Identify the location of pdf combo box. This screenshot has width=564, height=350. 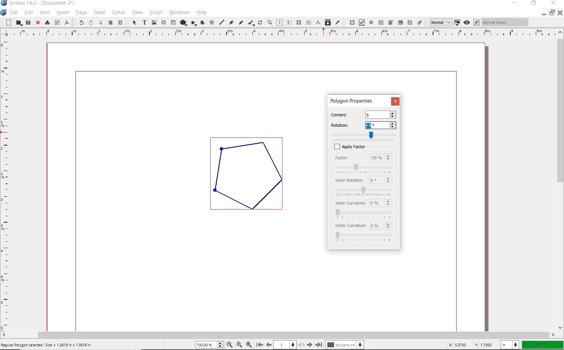
(390, 22).